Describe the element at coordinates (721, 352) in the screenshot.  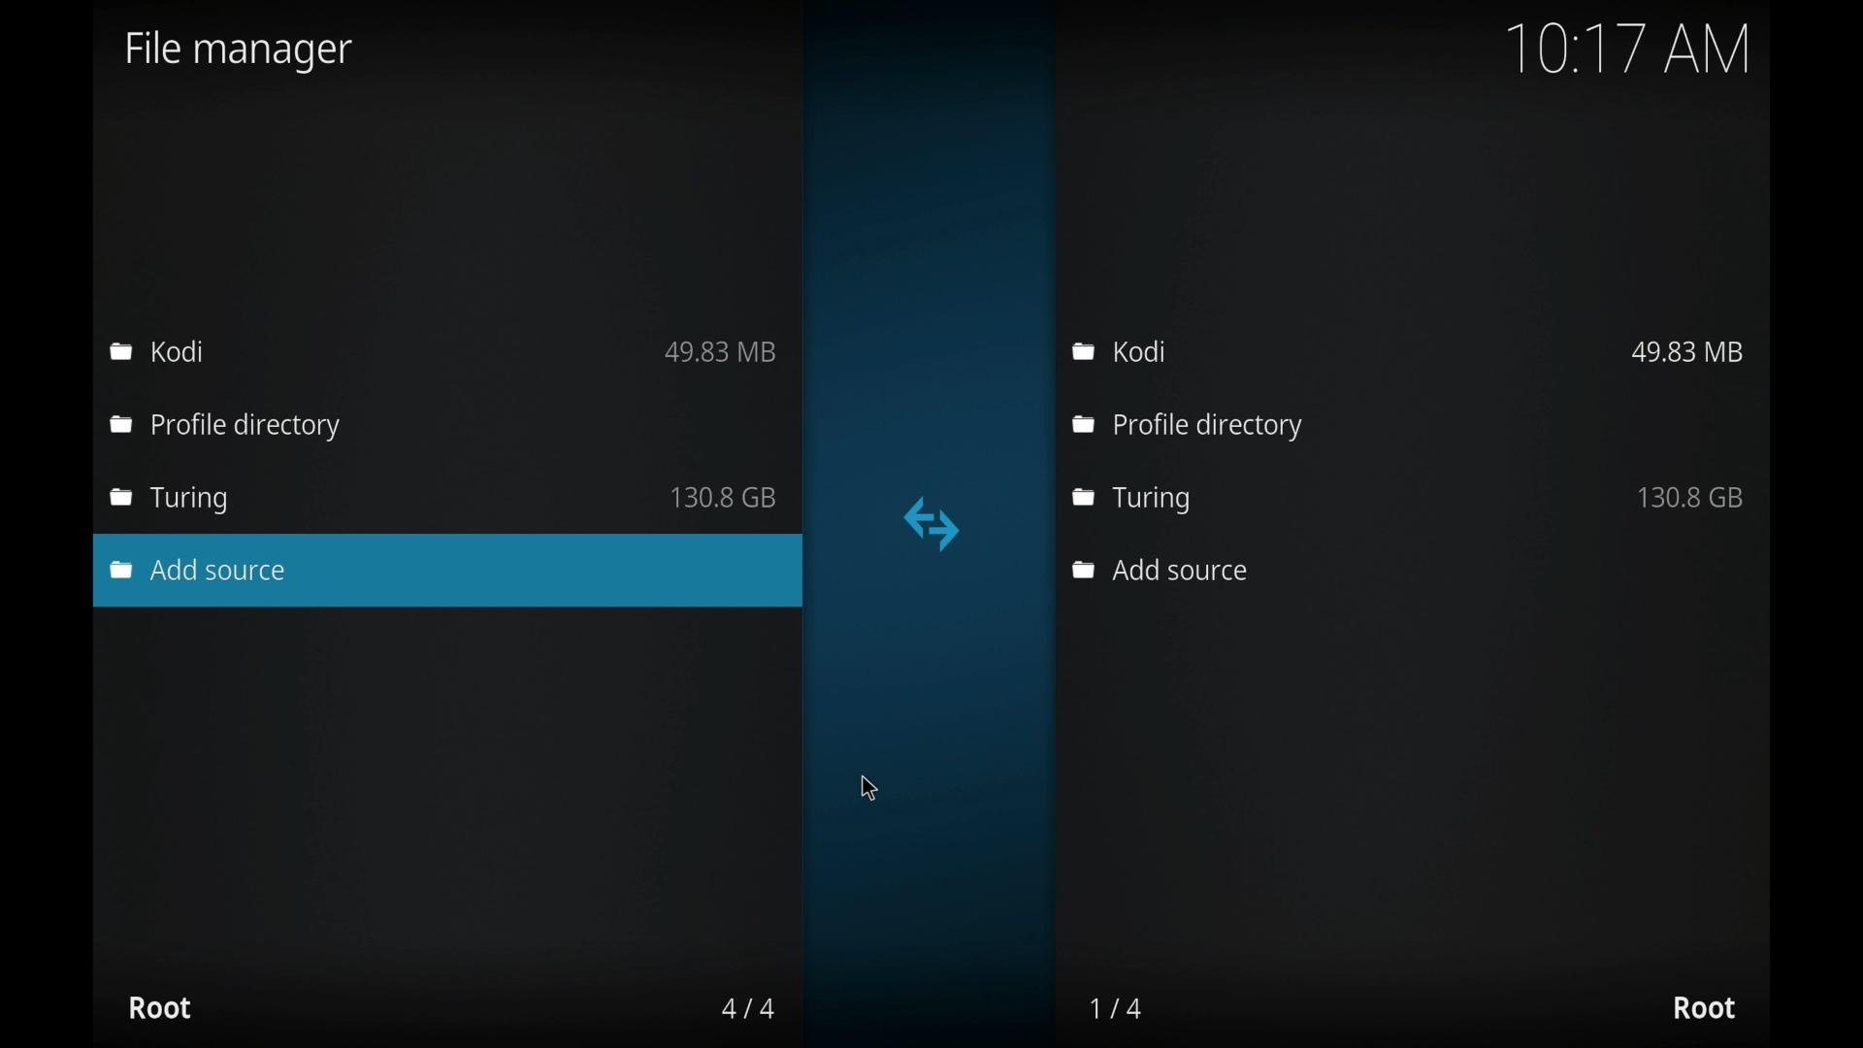
I see `49.83 MB` at that location.